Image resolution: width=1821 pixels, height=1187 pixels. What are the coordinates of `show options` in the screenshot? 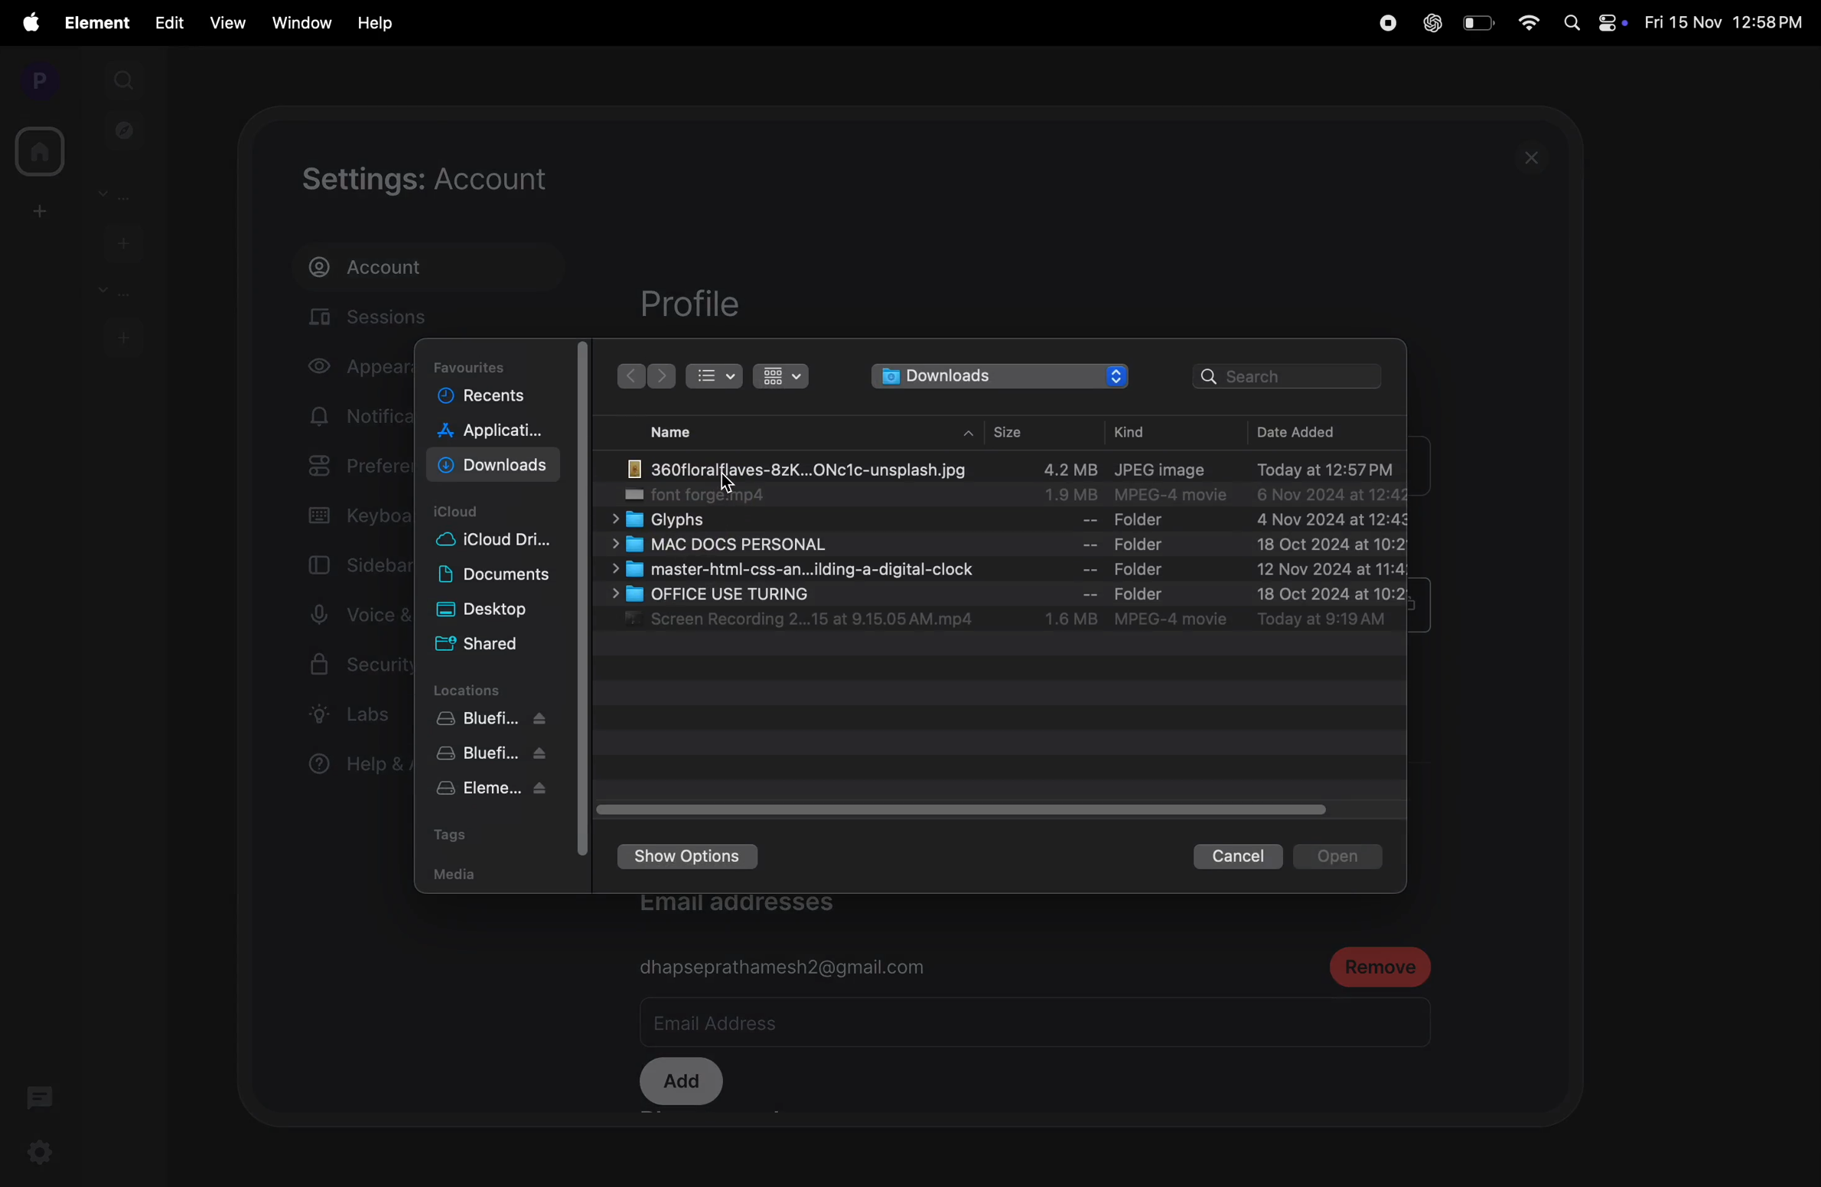 It's located at (702, 857).